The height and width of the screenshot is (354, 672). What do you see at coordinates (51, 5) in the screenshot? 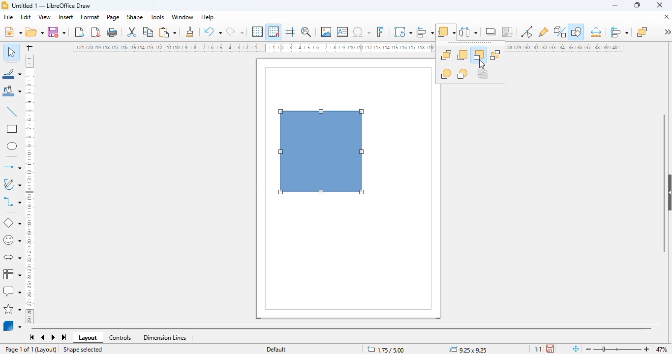
I see `title` at bounding box center [51, 5].